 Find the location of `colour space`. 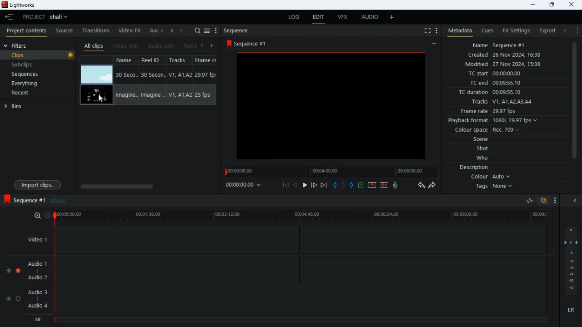

colour space is located at coordinates (488, 130).